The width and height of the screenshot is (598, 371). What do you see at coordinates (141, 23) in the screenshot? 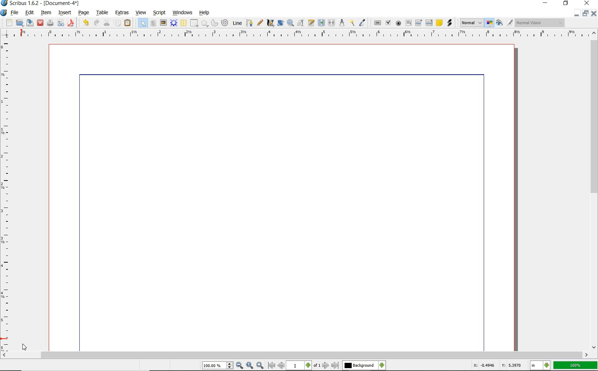
I see `select` at bounding box center [141, 23].